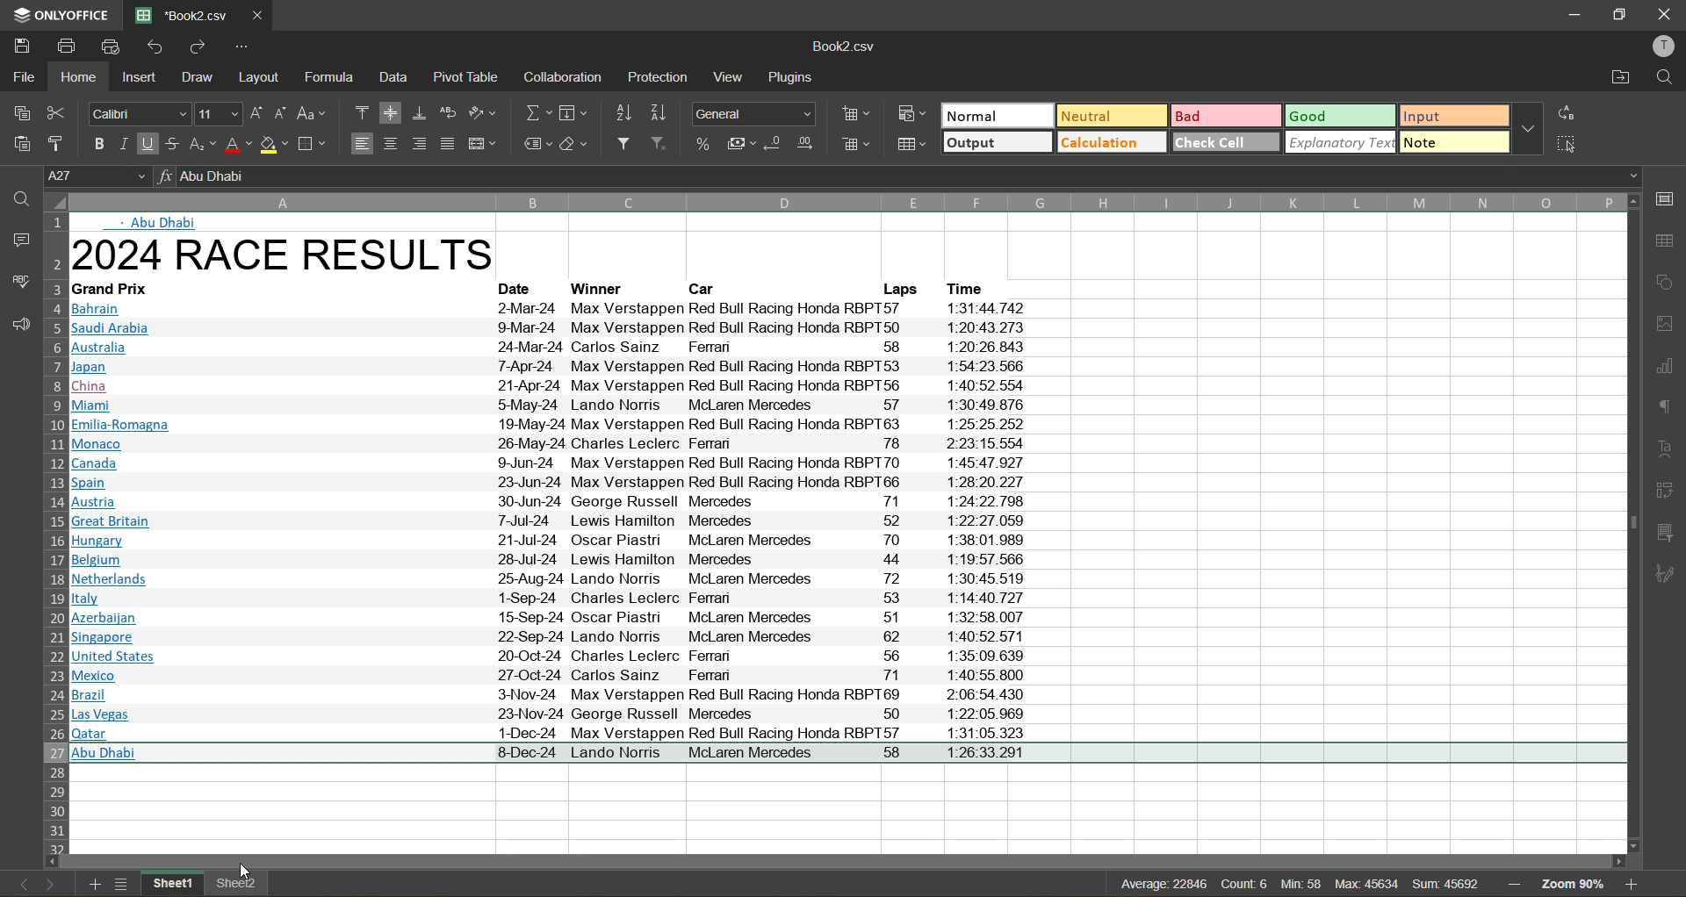 Image resolution: width=1686 pixels, height=897 pixels. I want to click on next, so click(48, 884).